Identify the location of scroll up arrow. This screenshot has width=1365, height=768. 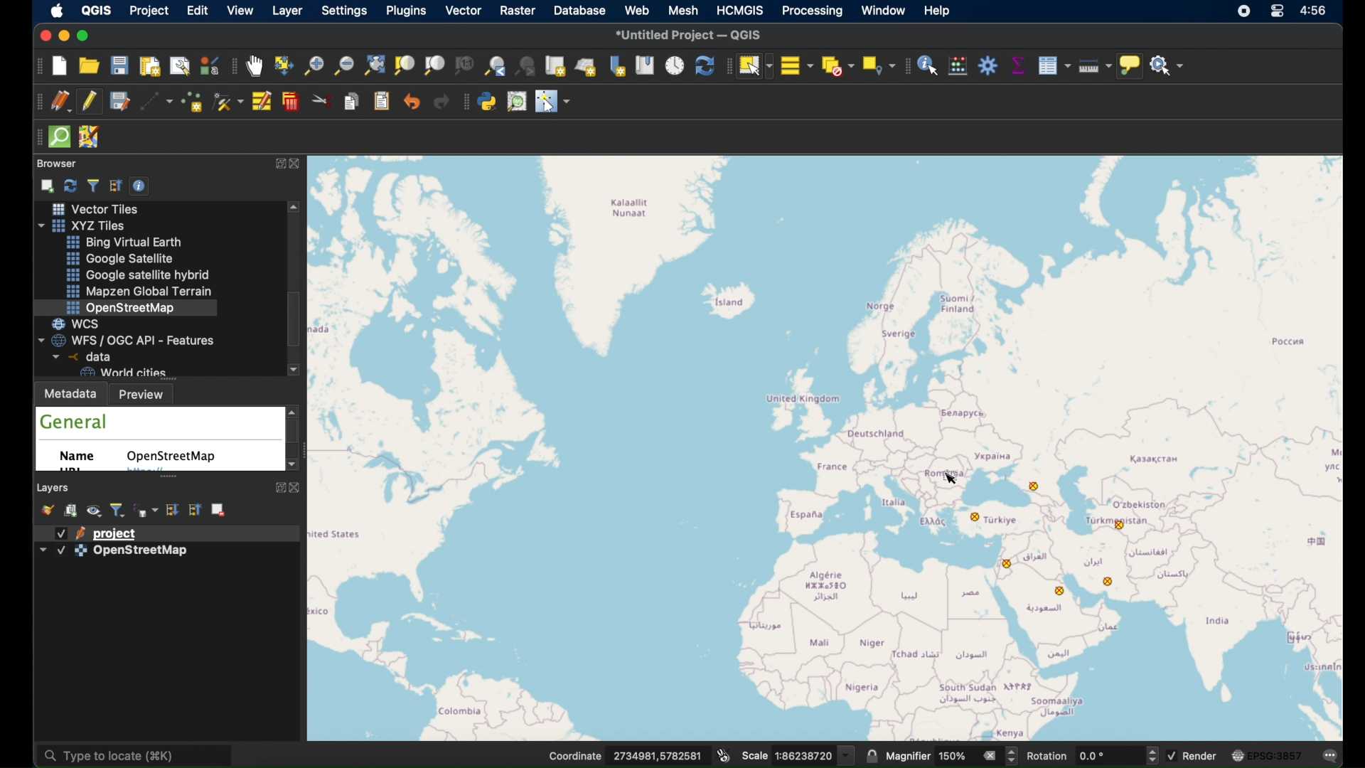
(296, 208).